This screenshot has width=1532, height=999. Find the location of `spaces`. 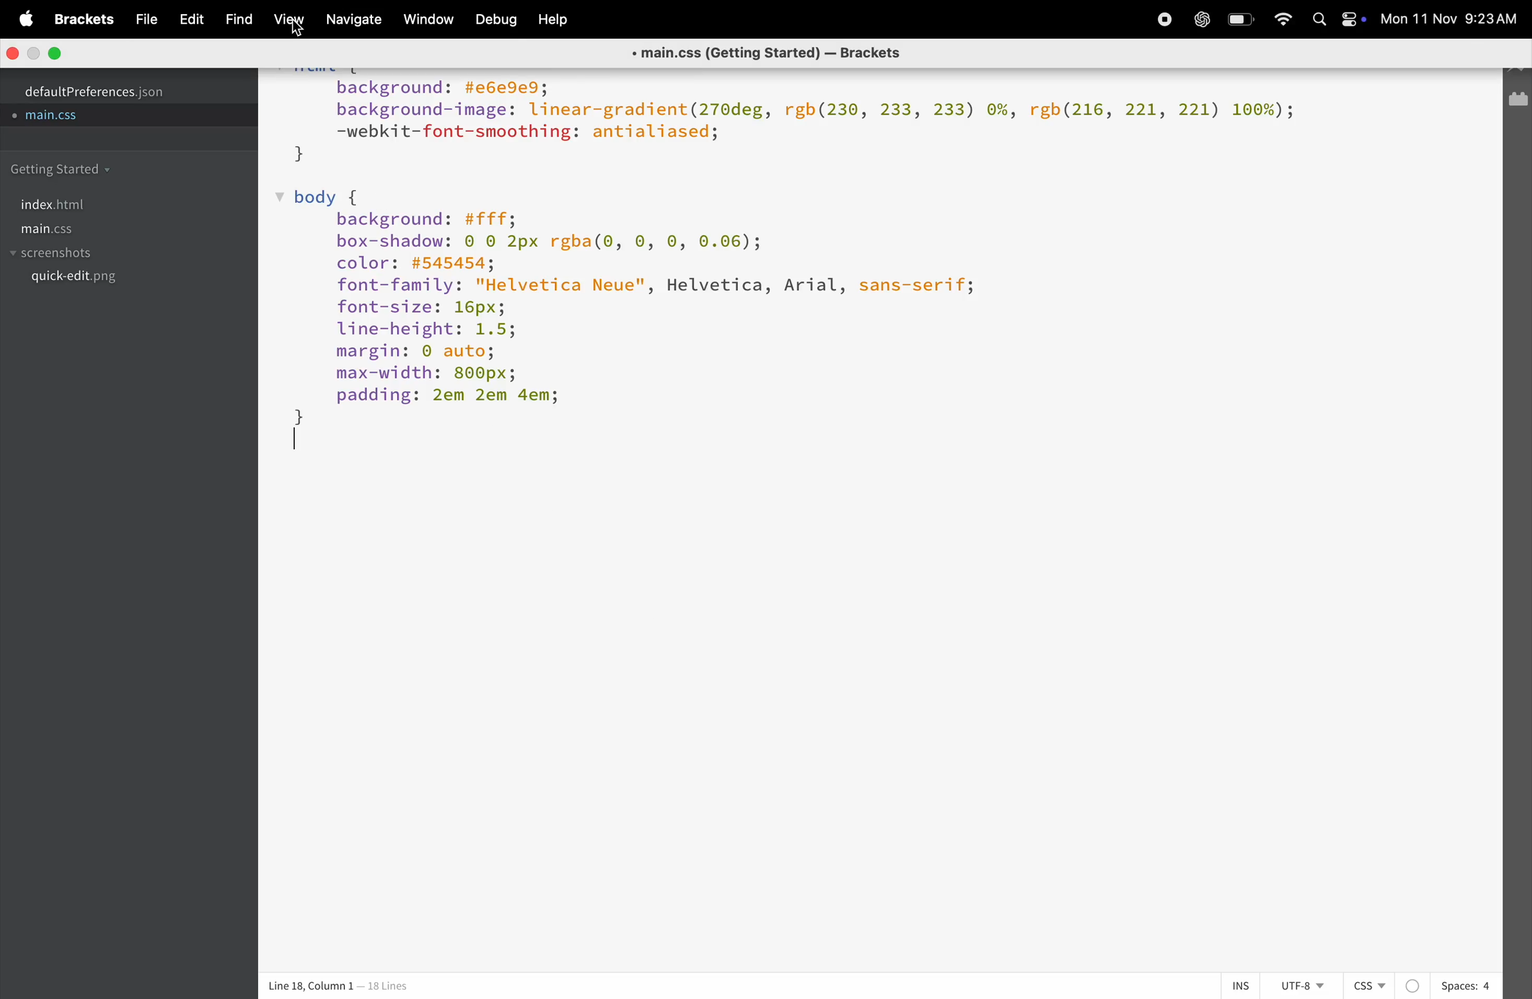

spaces is located at coordinates (1466, 985).